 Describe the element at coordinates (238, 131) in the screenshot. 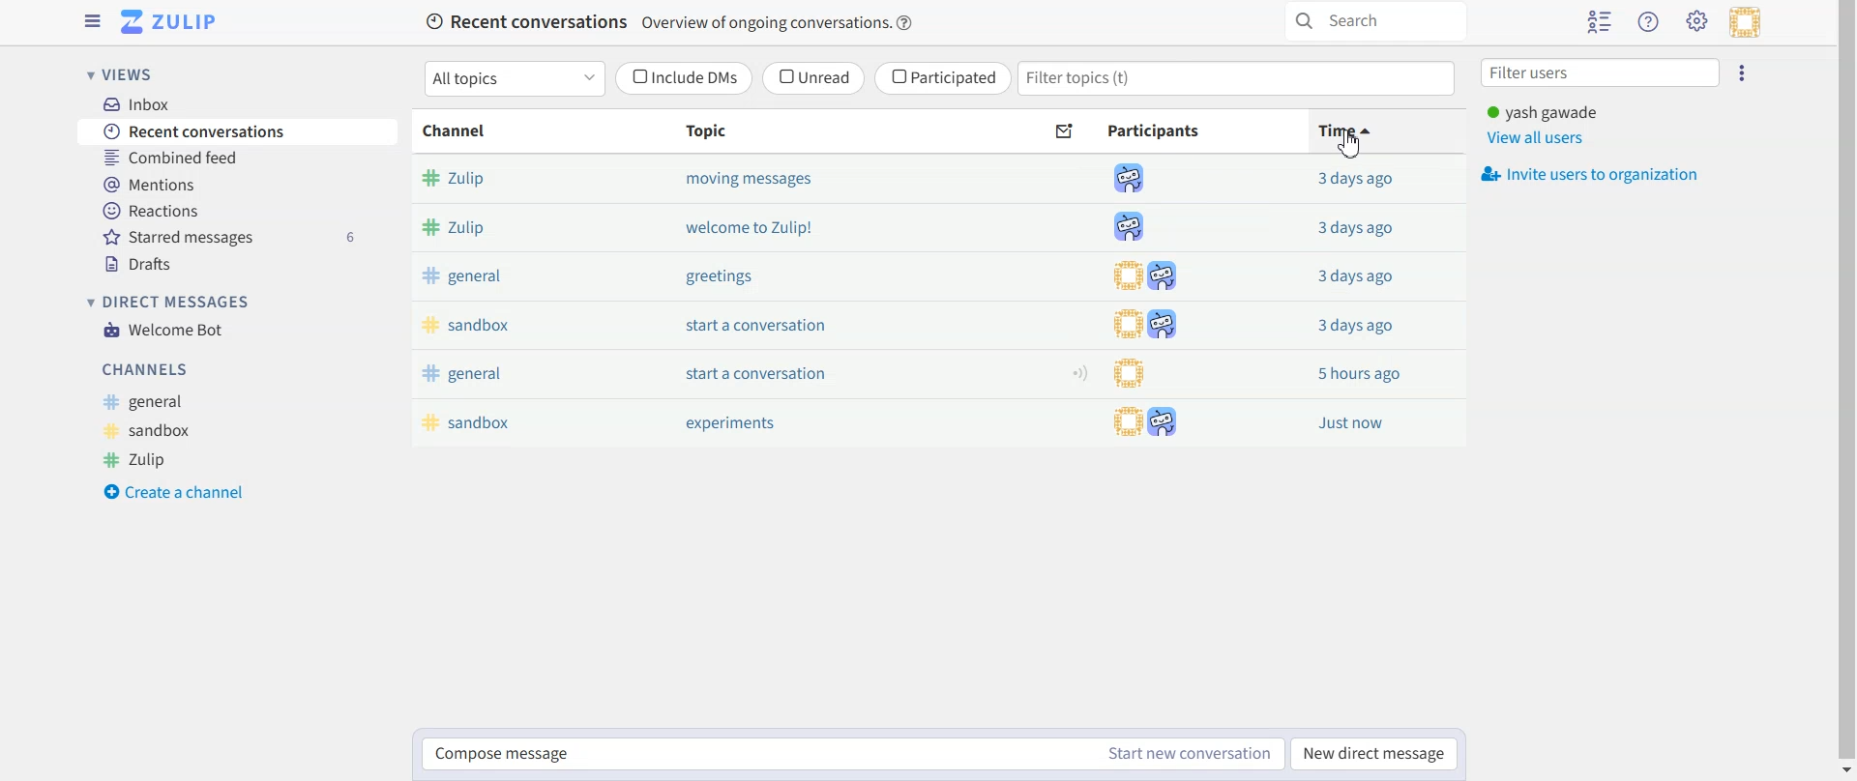

I see `Recent Conversations` at that location.